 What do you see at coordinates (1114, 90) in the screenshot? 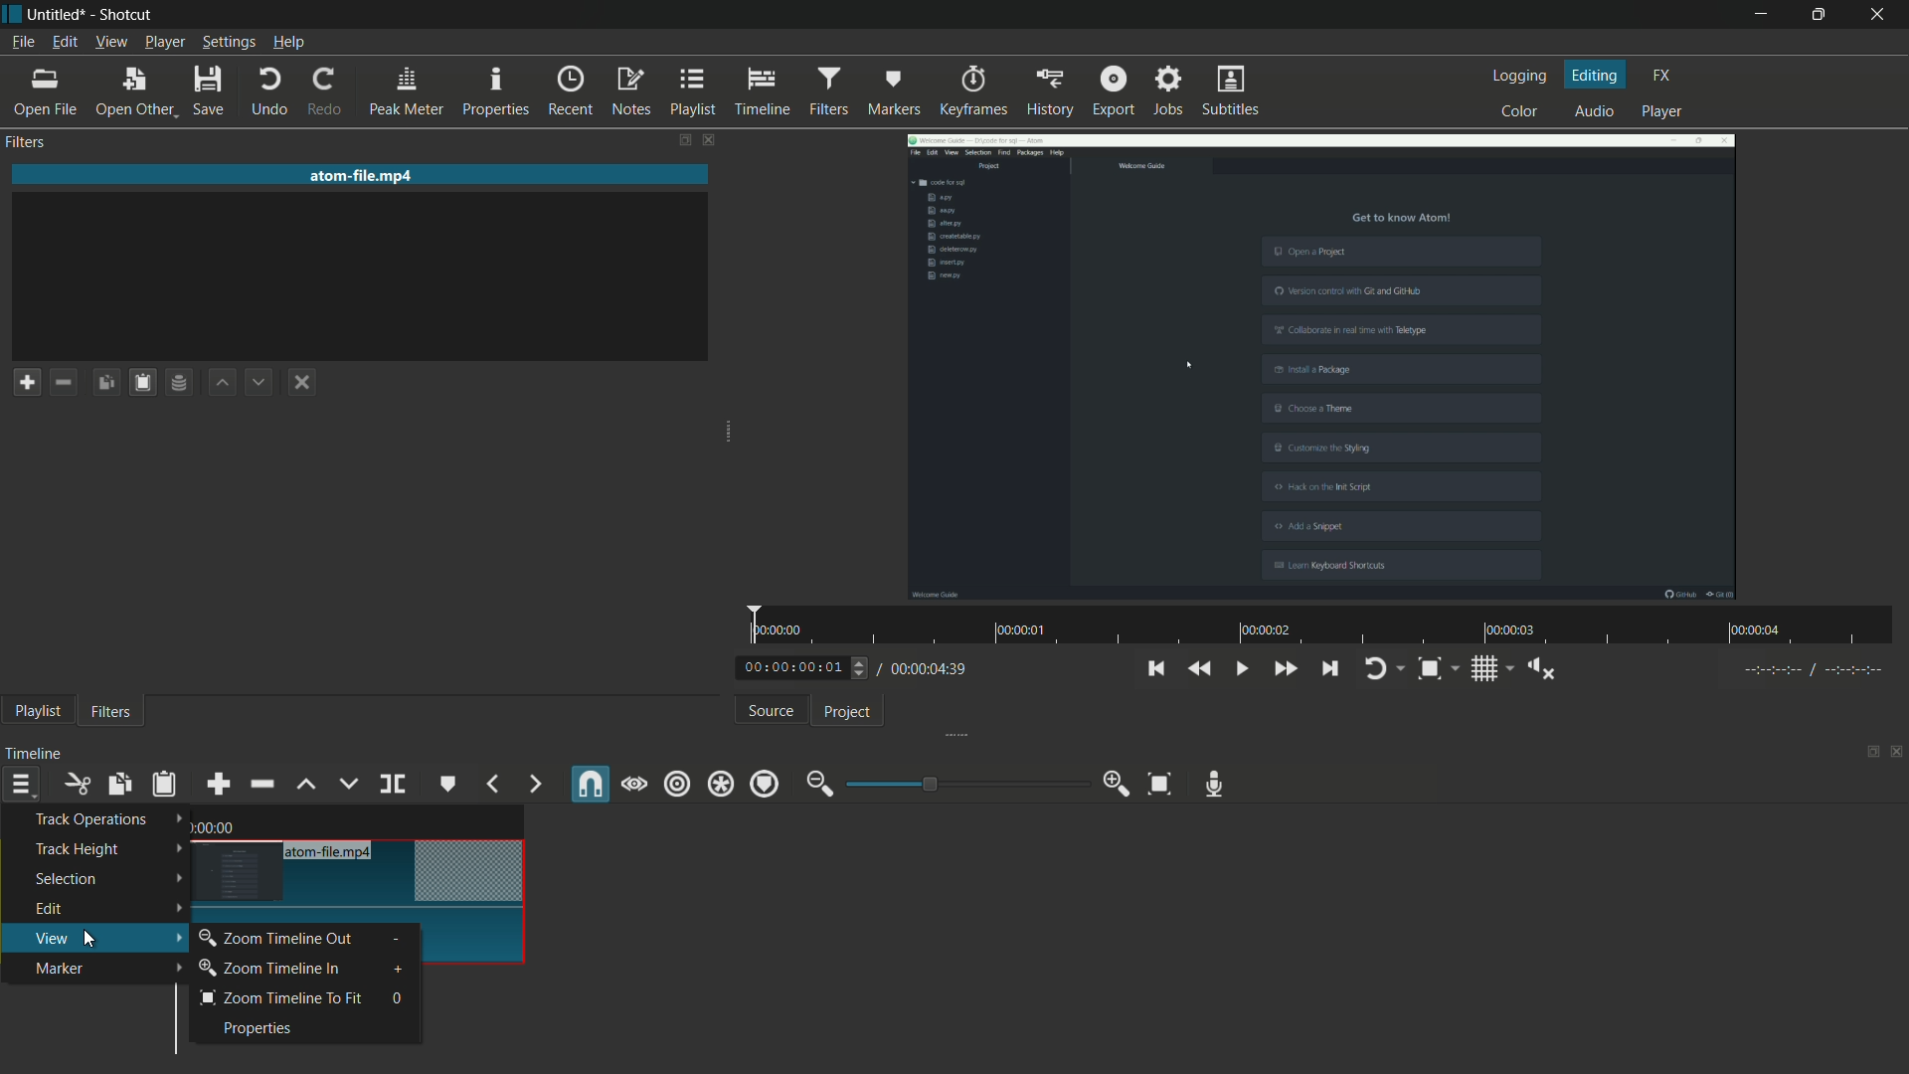
I see `export` at bounding box center [1114, 90].